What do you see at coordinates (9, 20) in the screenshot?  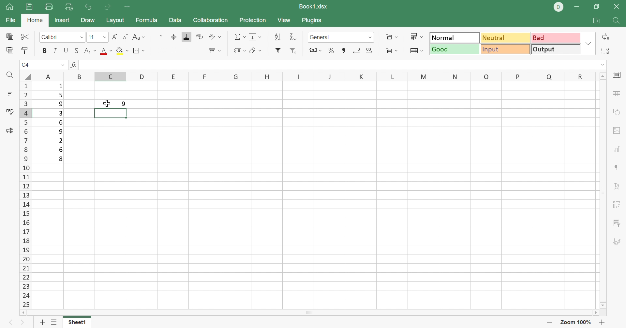 I see `File` at bounding box center [9, 20].